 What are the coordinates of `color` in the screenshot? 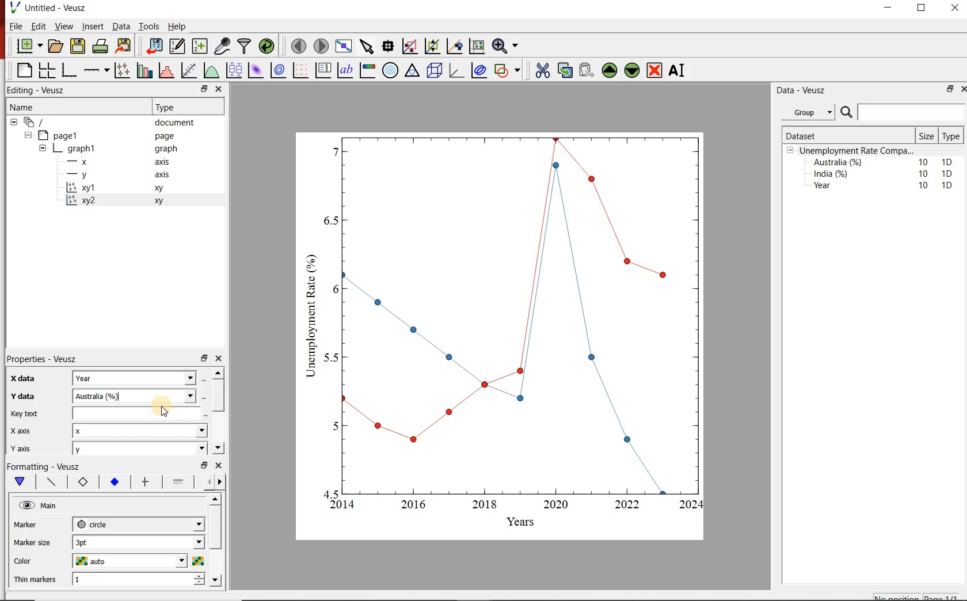 It's located at (32, 561).